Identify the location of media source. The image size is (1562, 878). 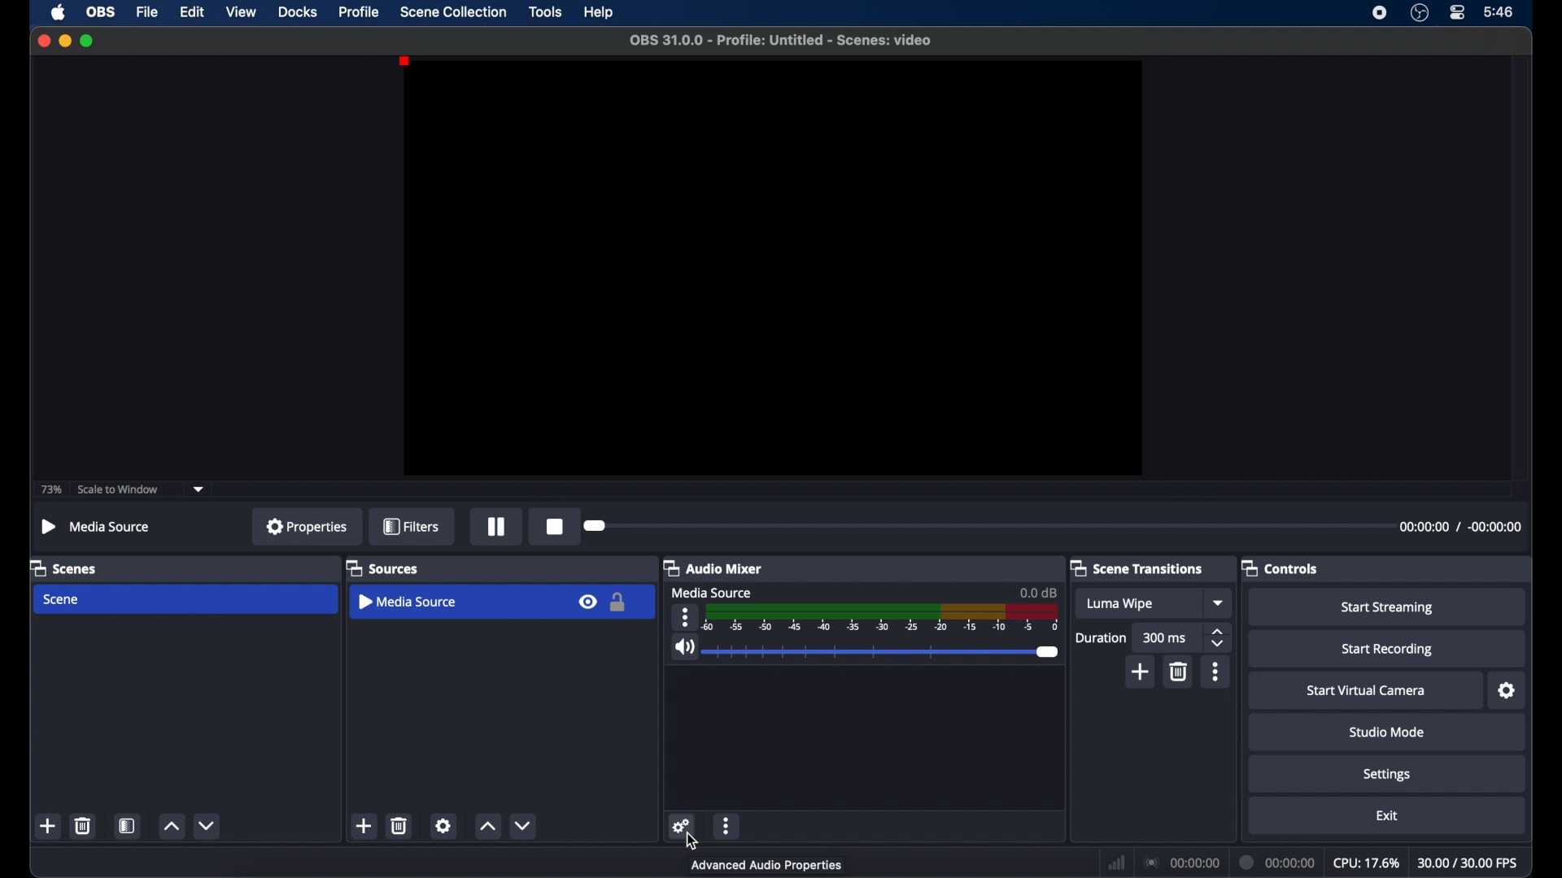
(712, 592).